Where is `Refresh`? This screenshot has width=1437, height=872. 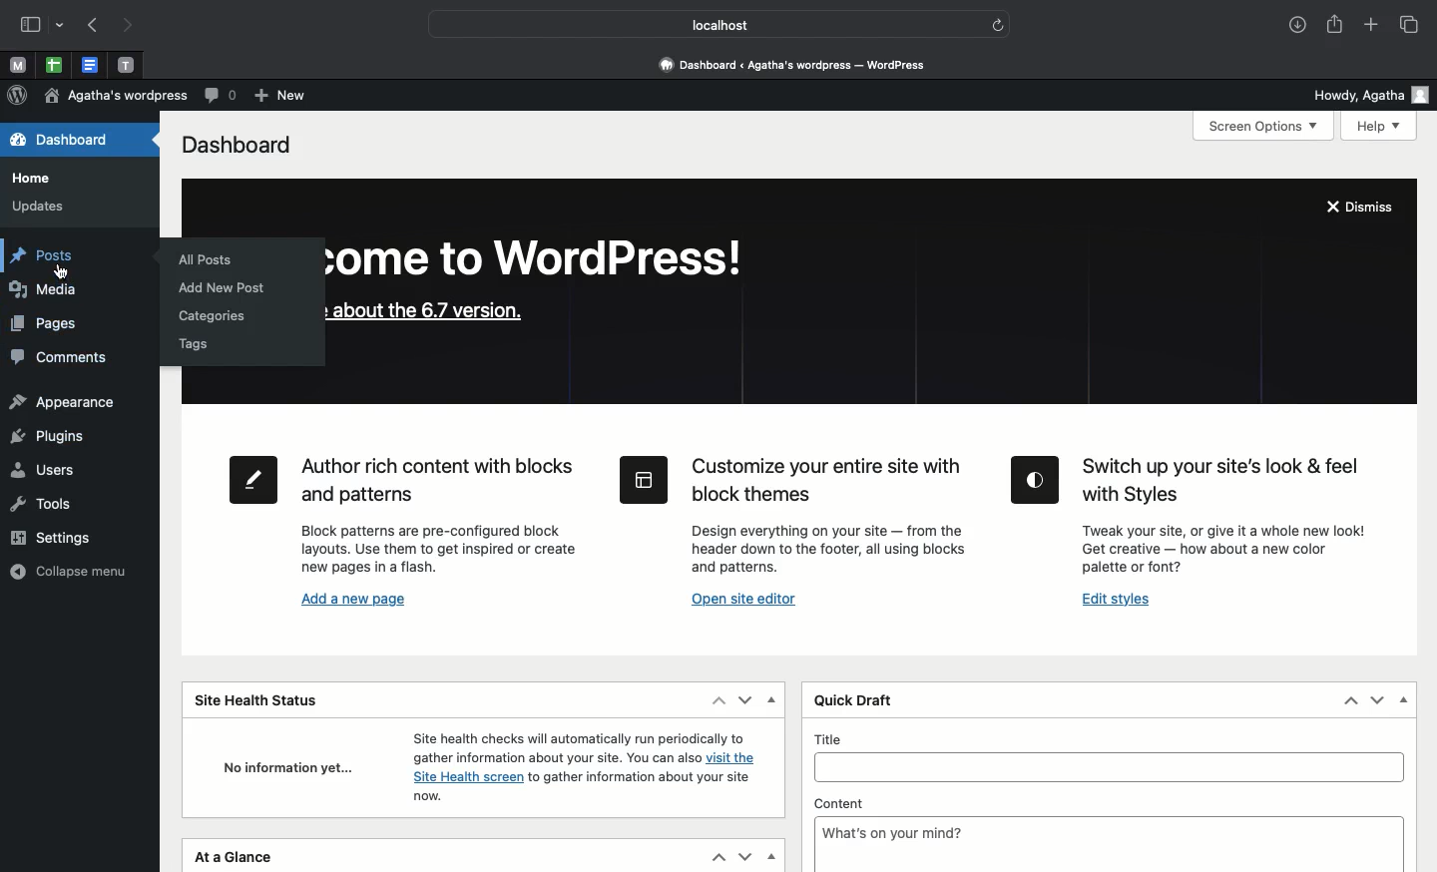 Refresh is located at coordinates (998, 24).